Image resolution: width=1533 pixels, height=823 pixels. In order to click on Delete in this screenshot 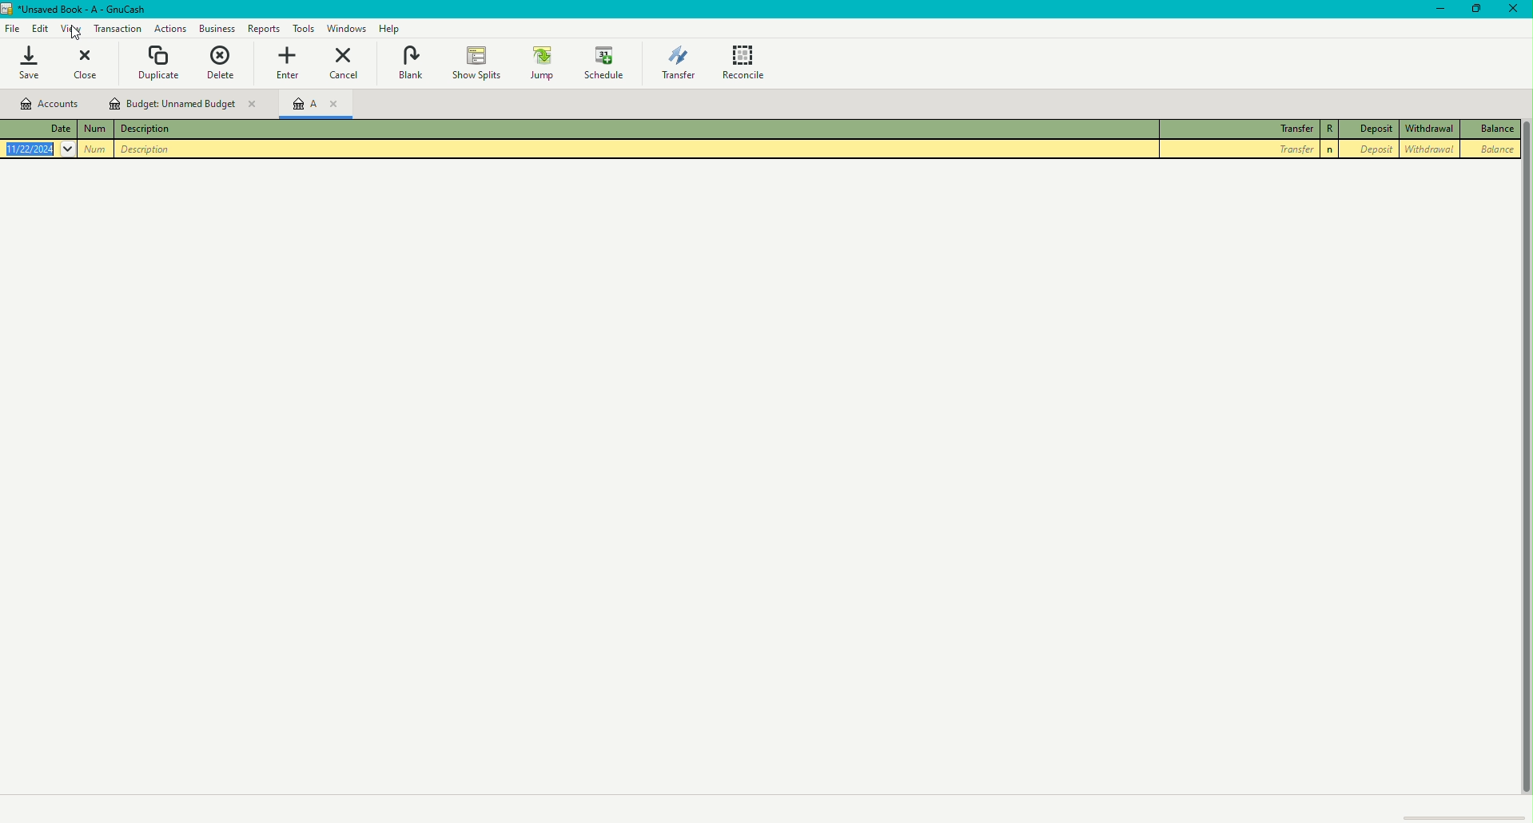, I will do `click(221, 63)`.